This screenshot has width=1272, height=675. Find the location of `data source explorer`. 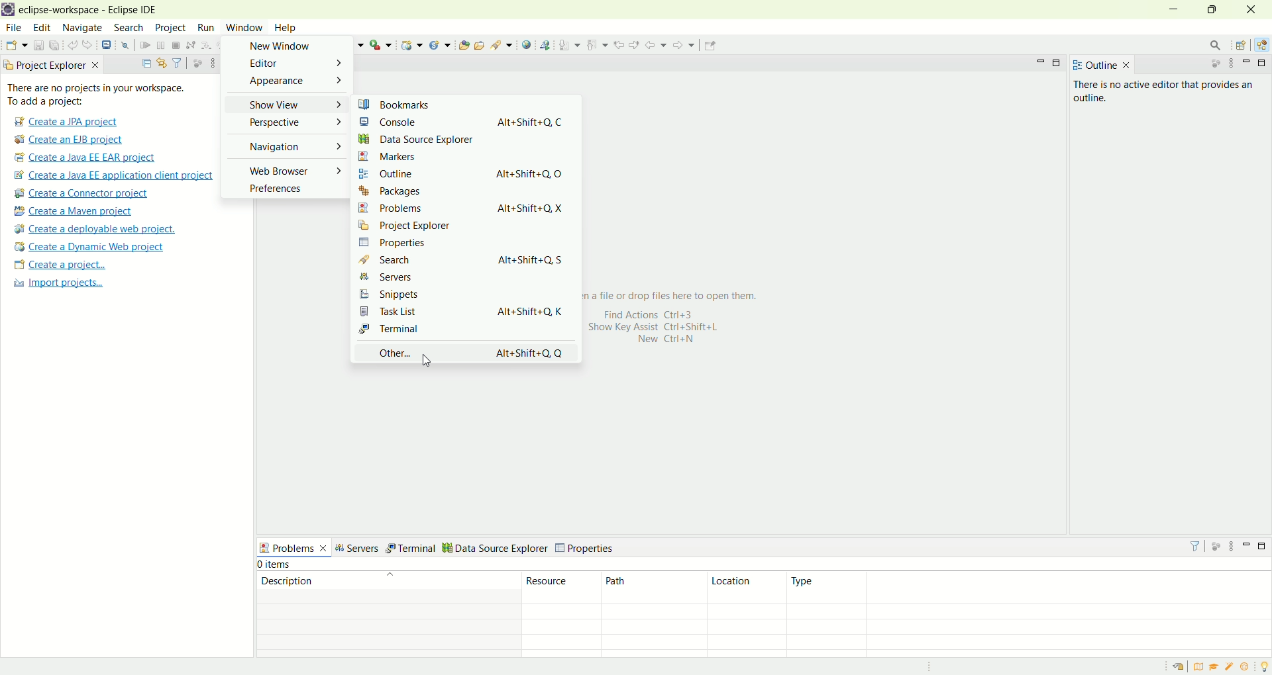

data source explorer is located at coordinates (494, 546).